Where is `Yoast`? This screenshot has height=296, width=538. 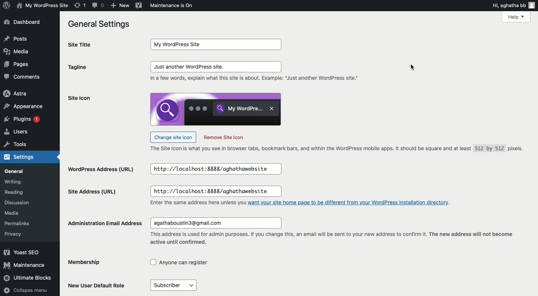
Yoast is located at coordinates (139, 5).